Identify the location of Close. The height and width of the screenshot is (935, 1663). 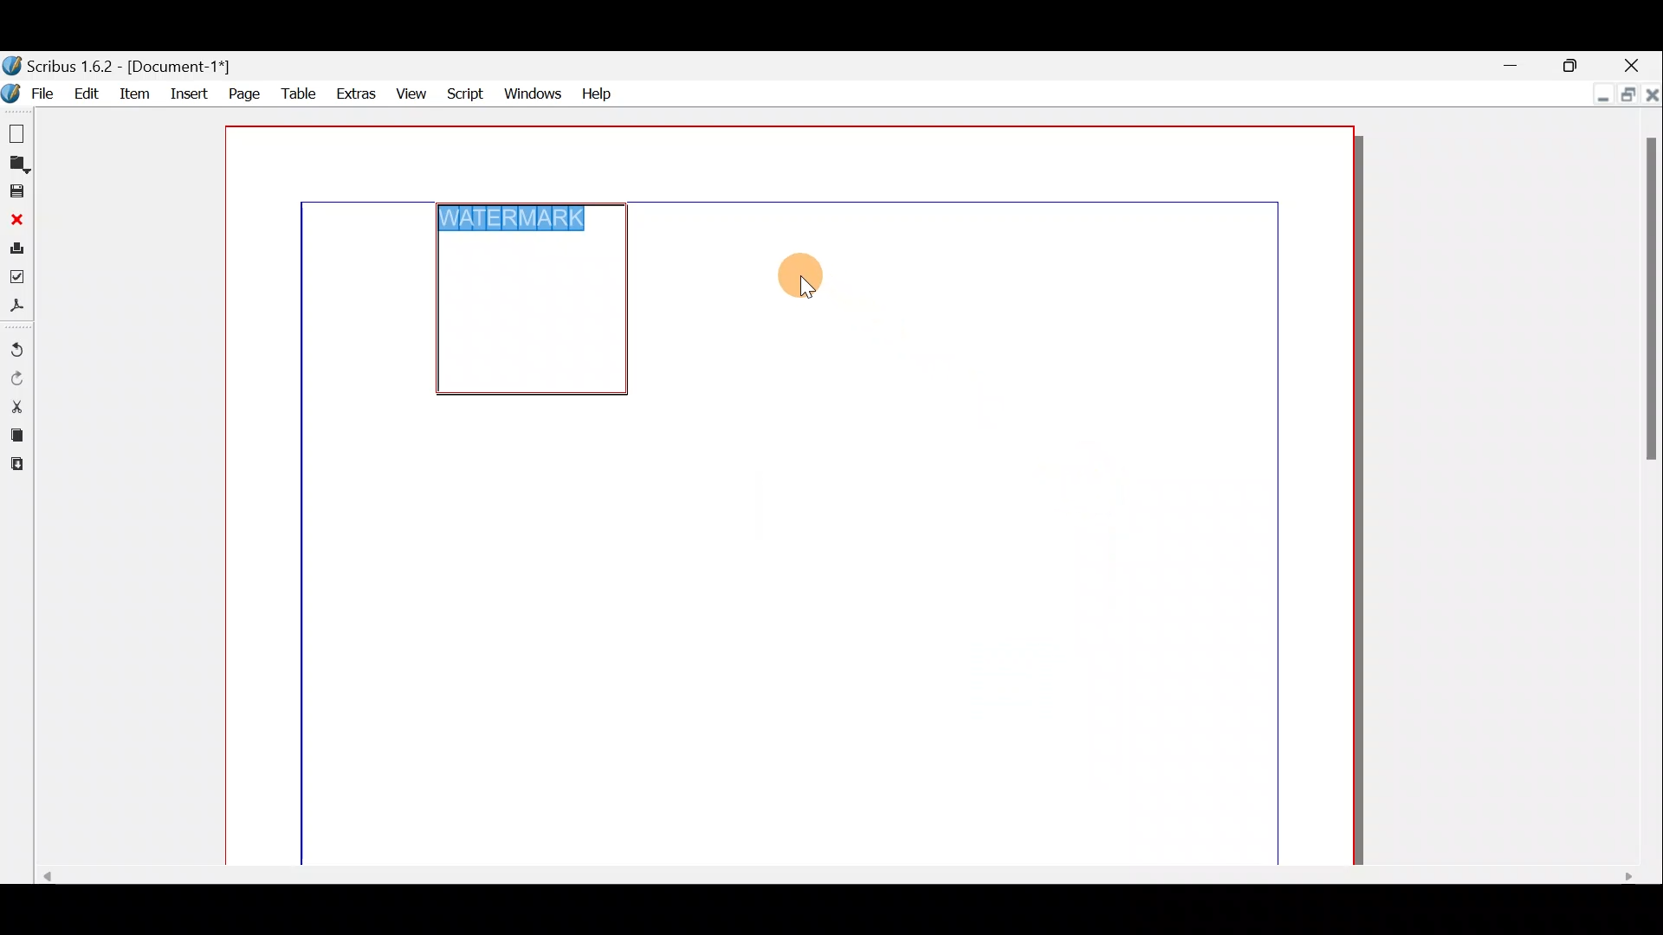
(1636, 62).